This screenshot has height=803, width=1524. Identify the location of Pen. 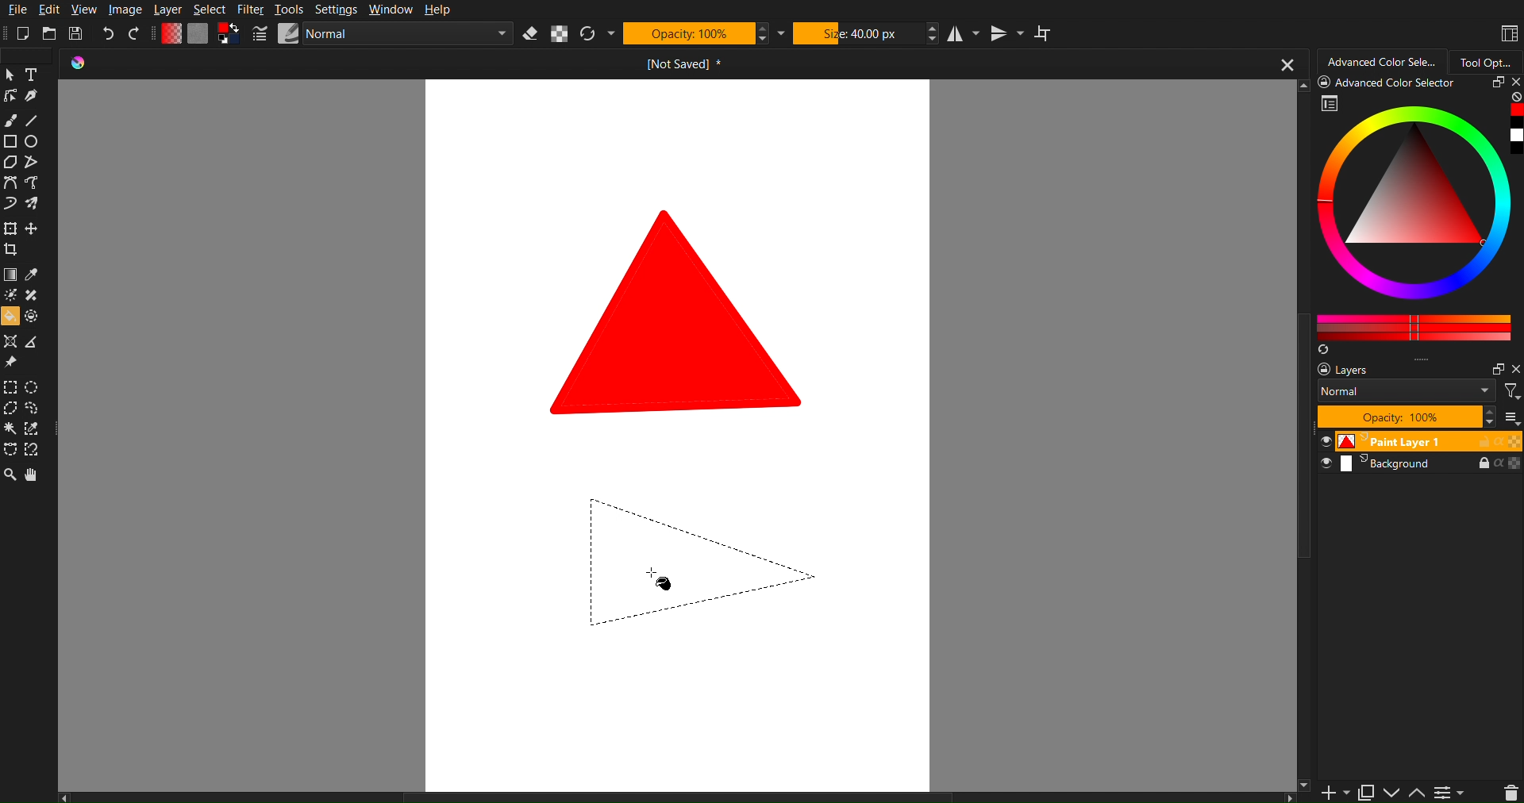
(33, 98).